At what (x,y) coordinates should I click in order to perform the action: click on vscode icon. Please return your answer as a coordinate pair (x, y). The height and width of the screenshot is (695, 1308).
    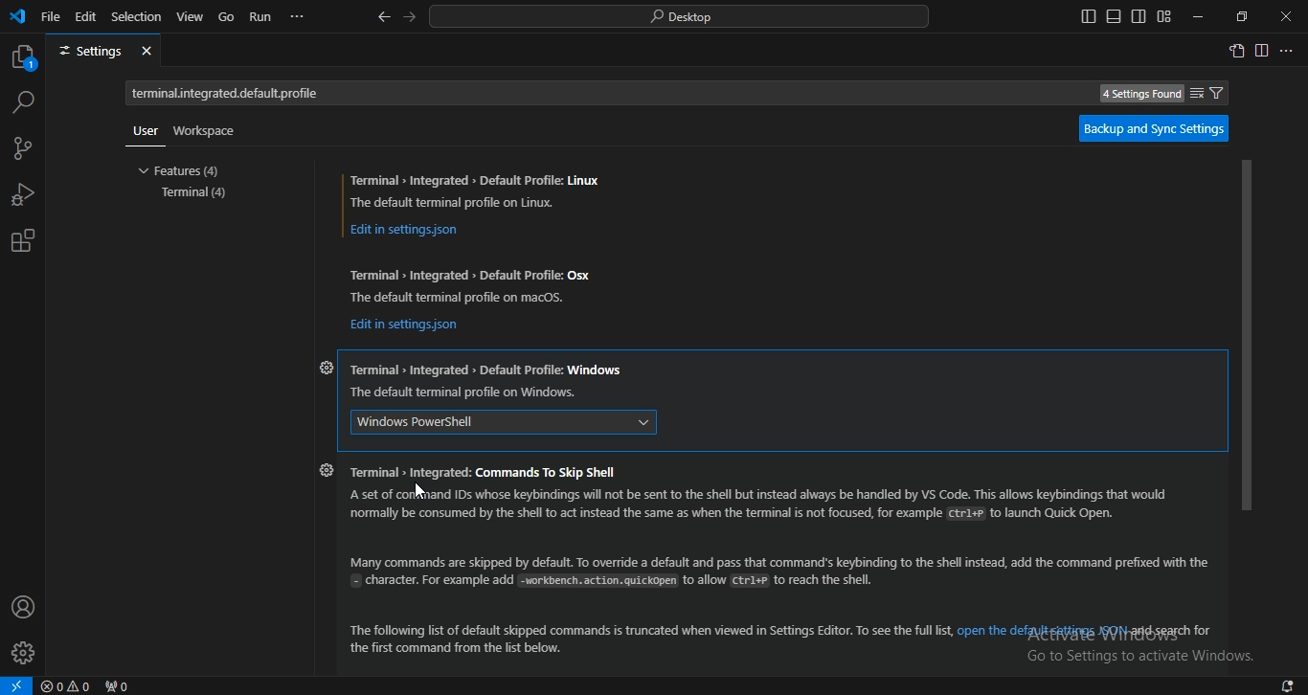
    Looking at the image, I should click on (17, 17).